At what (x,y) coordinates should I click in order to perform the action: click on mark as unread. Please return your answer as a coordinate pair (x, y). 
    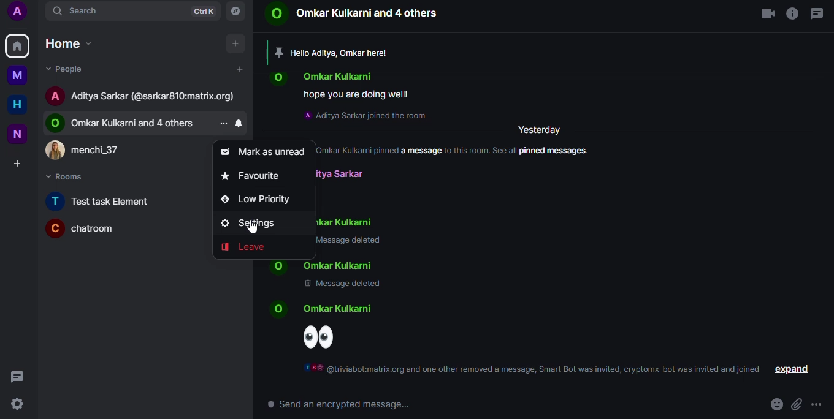
    Looking at the image, I should click on (264, 151).